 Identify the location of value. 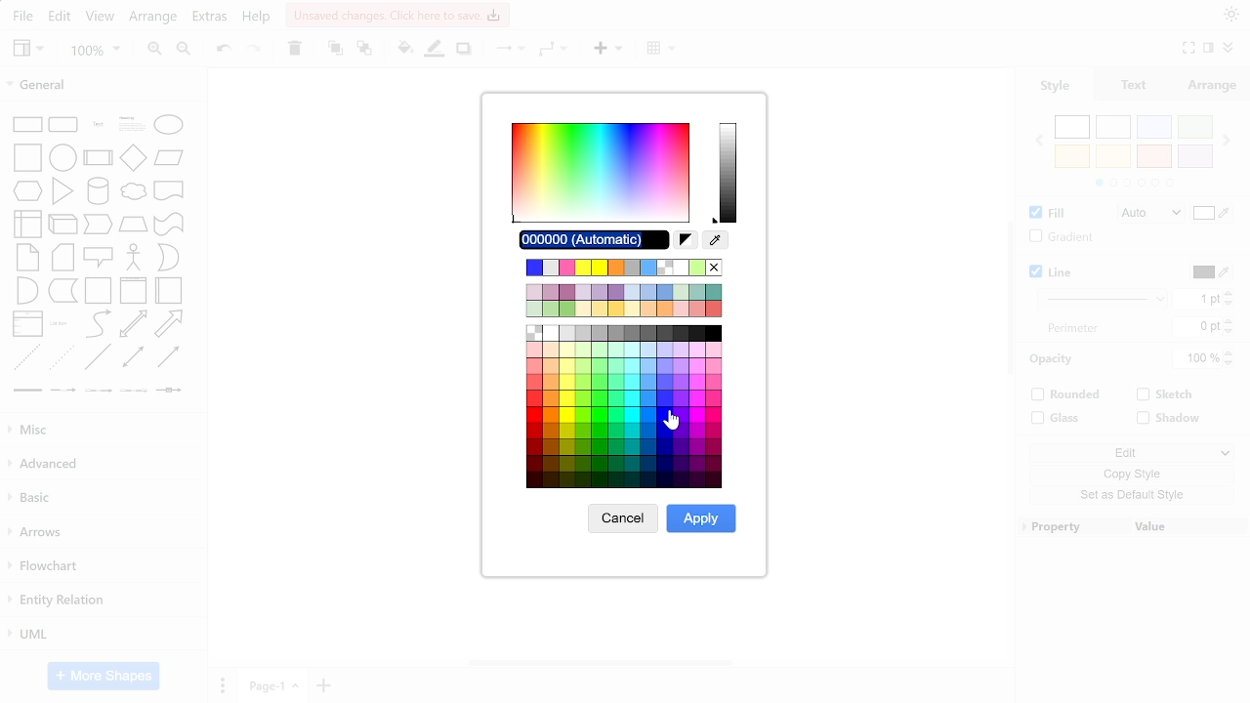
(1189, 525).